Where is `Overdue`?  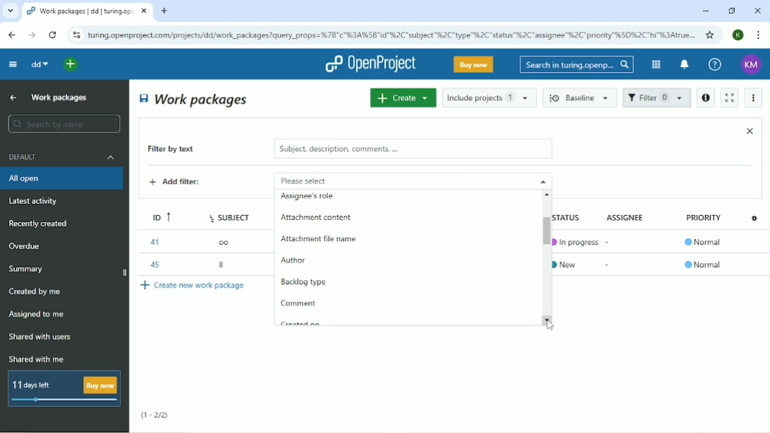 Overdue is located at coordinates (26, 247).